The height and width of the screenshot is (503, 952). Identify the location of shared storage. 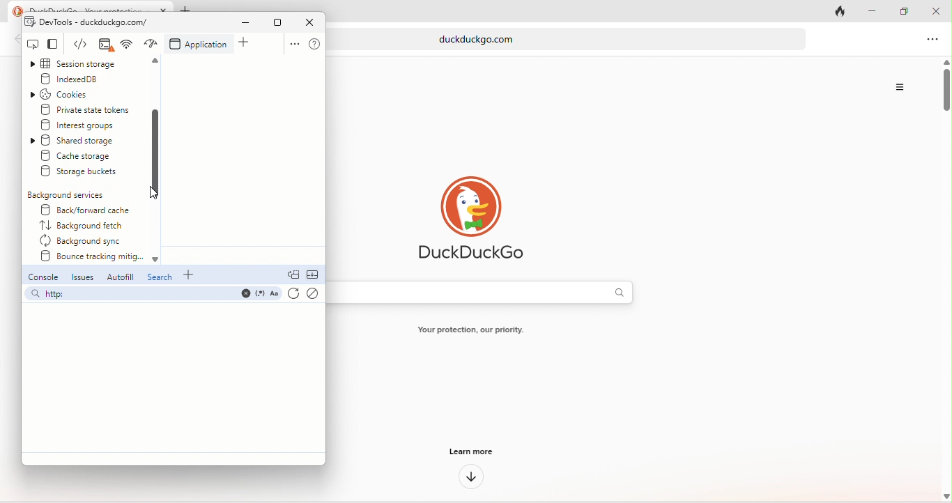
(86, 139).